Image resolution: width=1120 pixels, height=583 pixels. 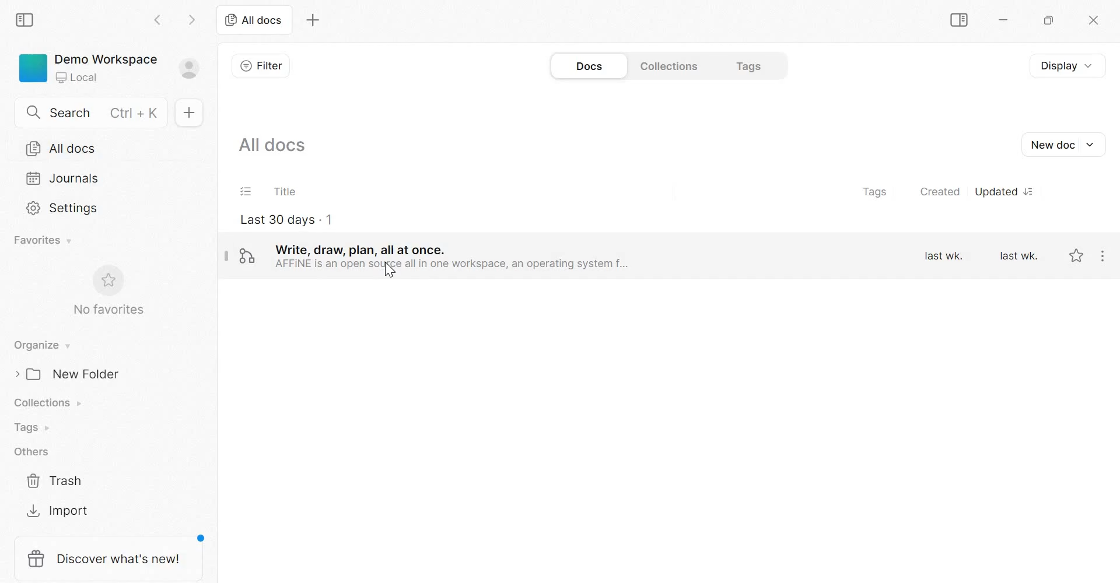 I want to click on All docs, so click(x=102, y=148).